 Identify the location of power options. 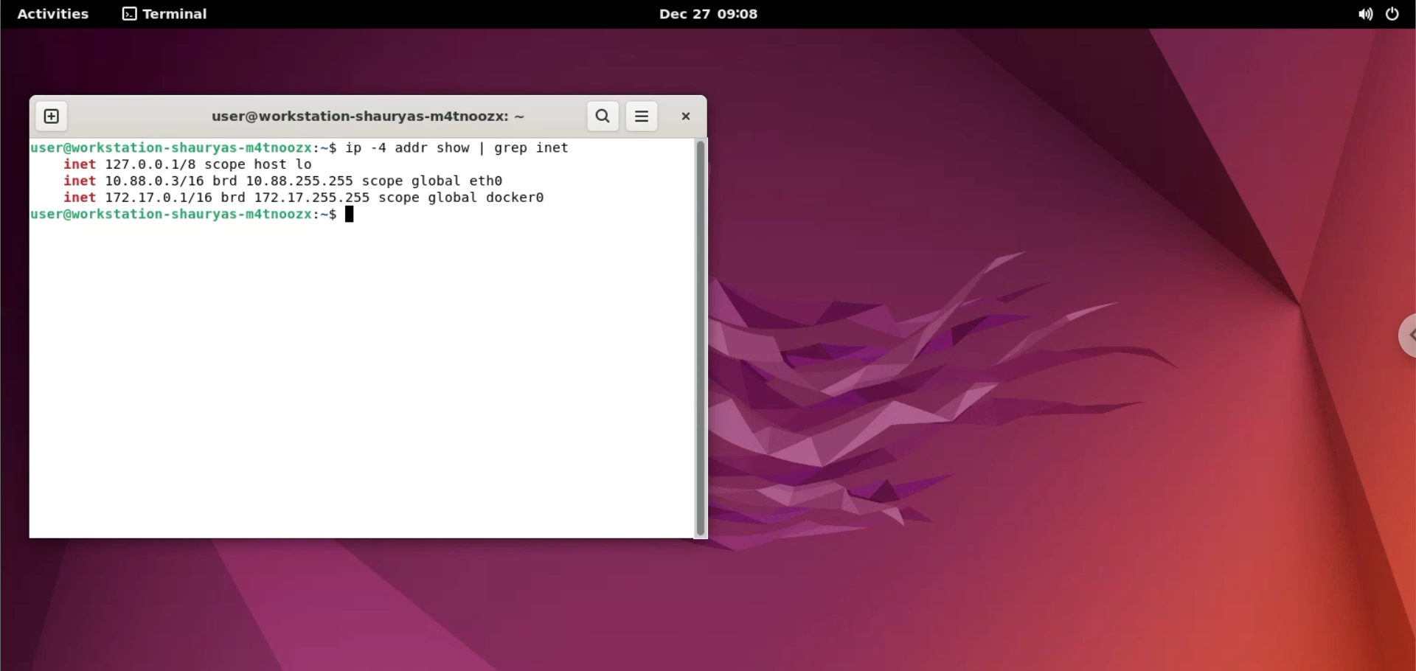
(1396, 13).